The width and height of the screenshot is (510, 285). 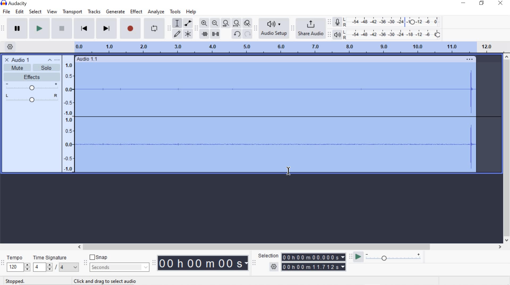 What do you see at coordinates (215, 34) in the screenshot?
I see `Silence audio selection` at bounding box center [215, 34].